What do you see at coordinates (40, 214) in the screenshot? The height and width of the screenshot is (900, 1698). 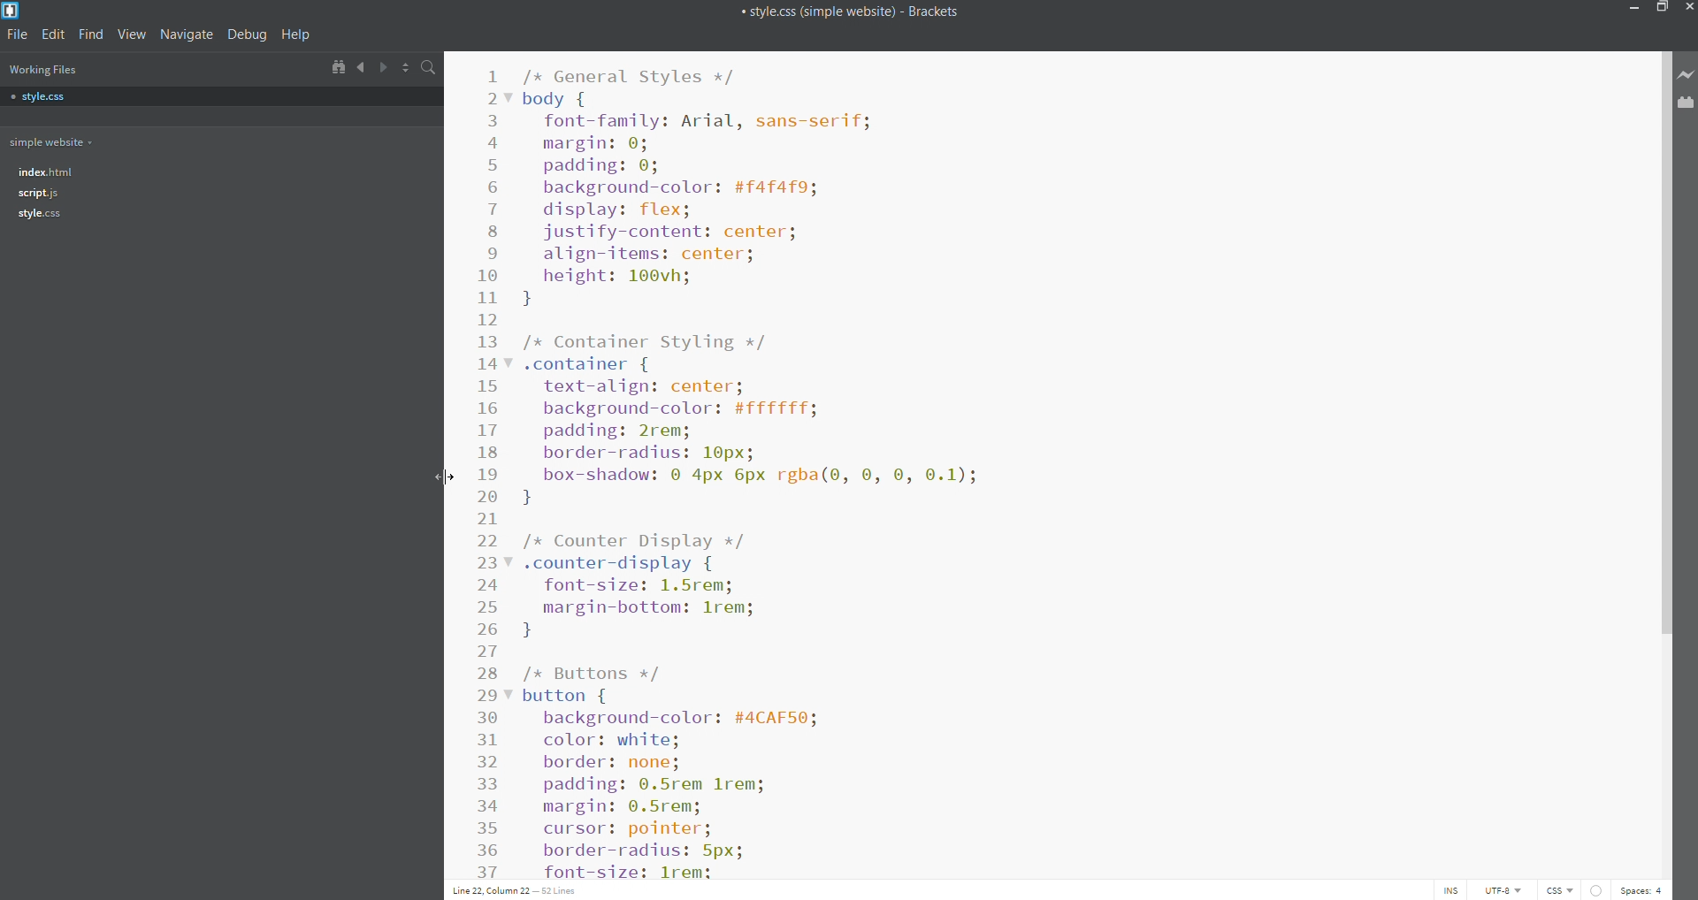 I see `file tree - style.css` at bounding box center [40, 214].